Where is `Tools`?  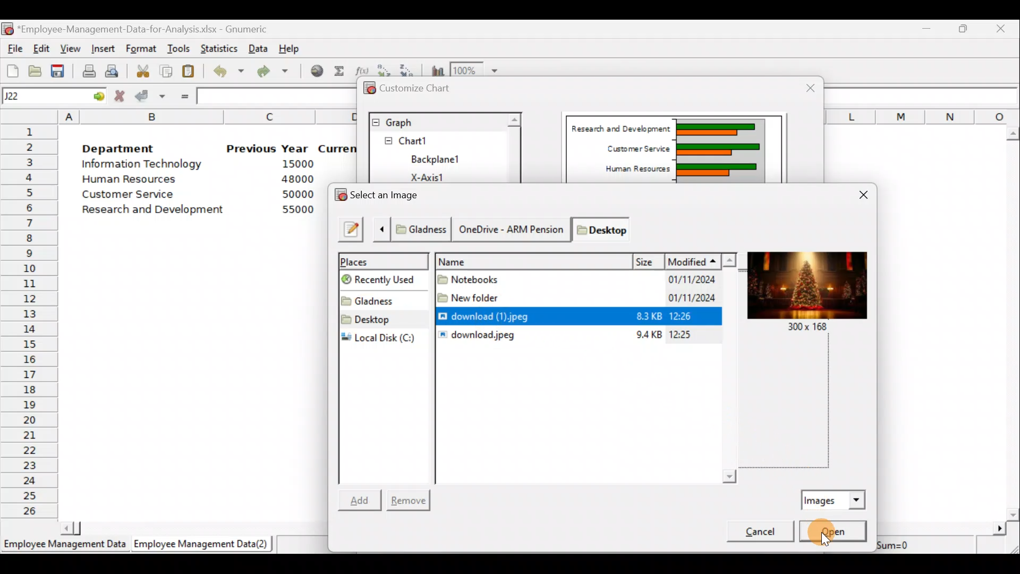 Tools is located at coordinates (178, 47).